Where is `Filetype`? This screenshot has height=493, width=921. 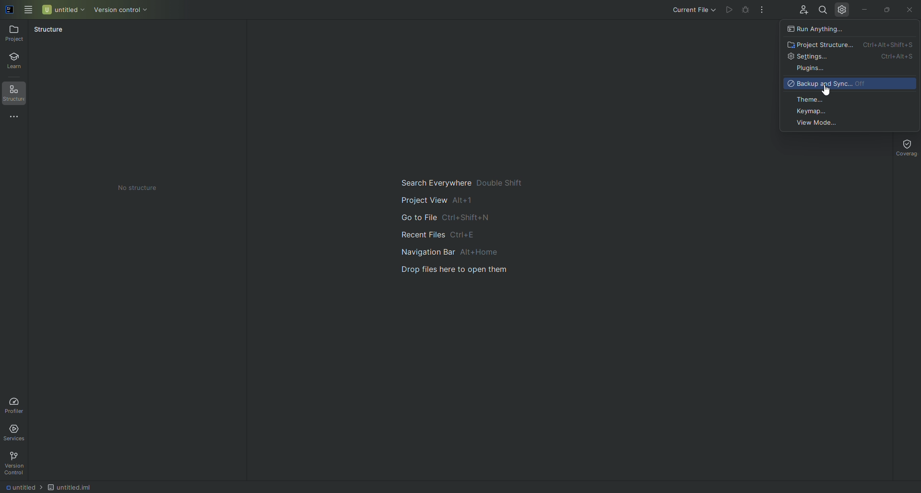 Filetype is located at coordinates (21, 487).